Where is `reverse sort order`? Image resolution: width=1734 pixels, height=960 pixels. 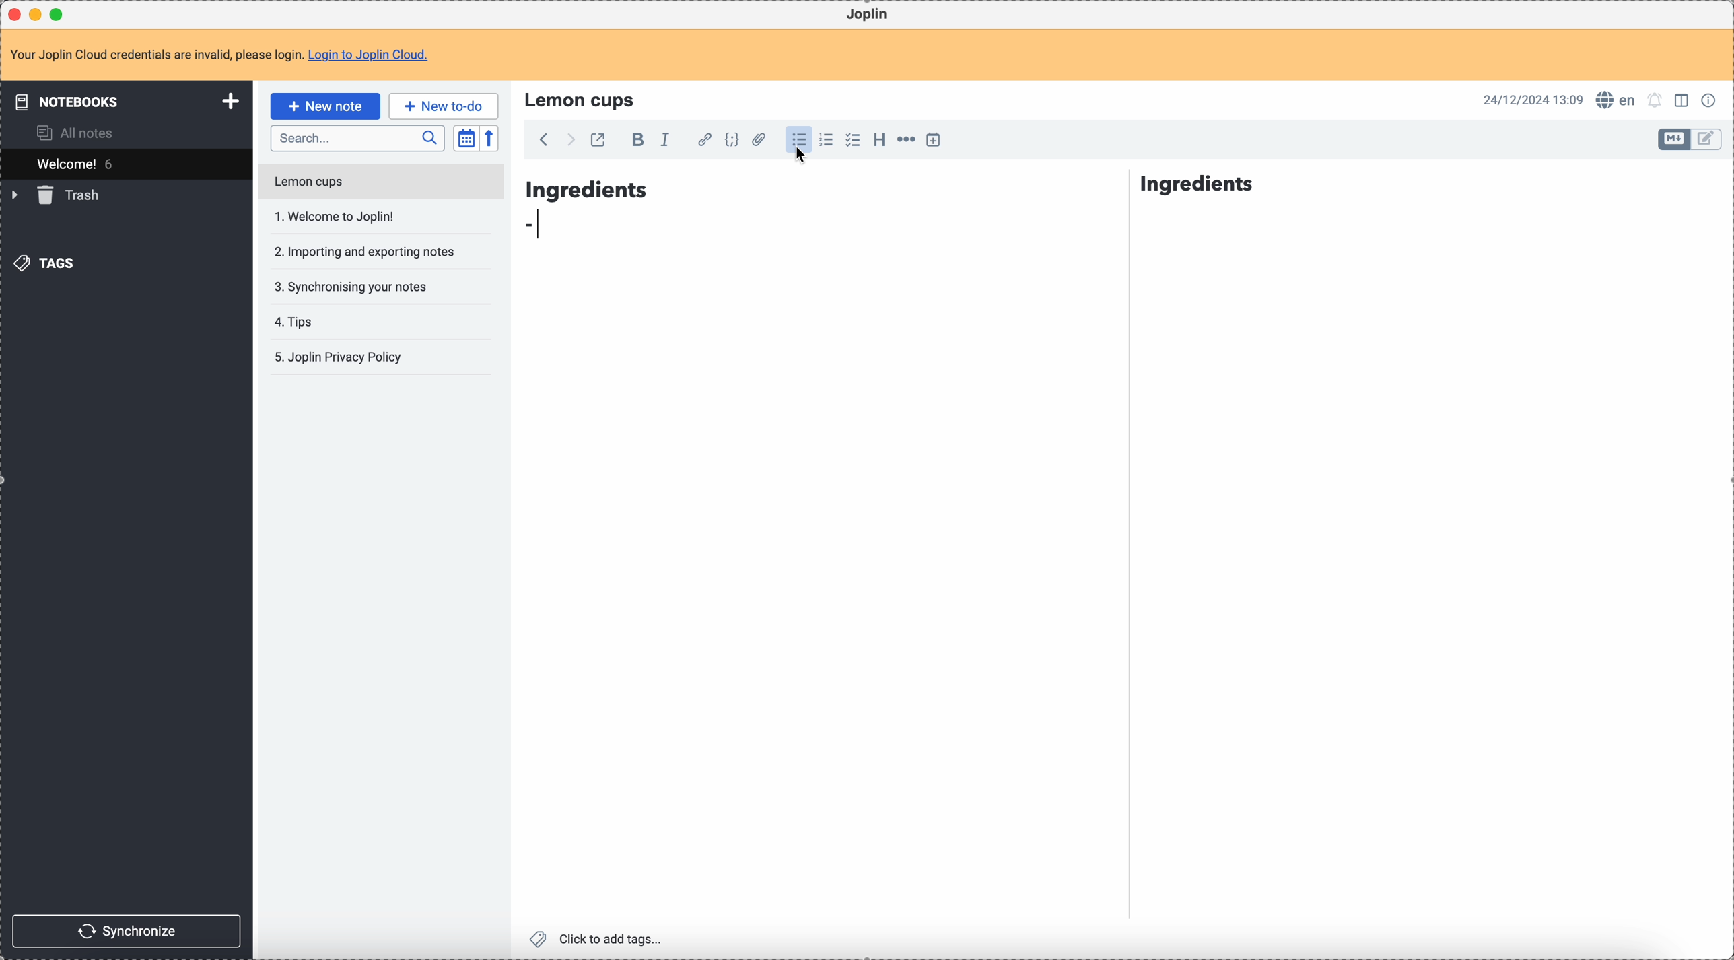 reverse sort order is located at coordinates (491, 139).